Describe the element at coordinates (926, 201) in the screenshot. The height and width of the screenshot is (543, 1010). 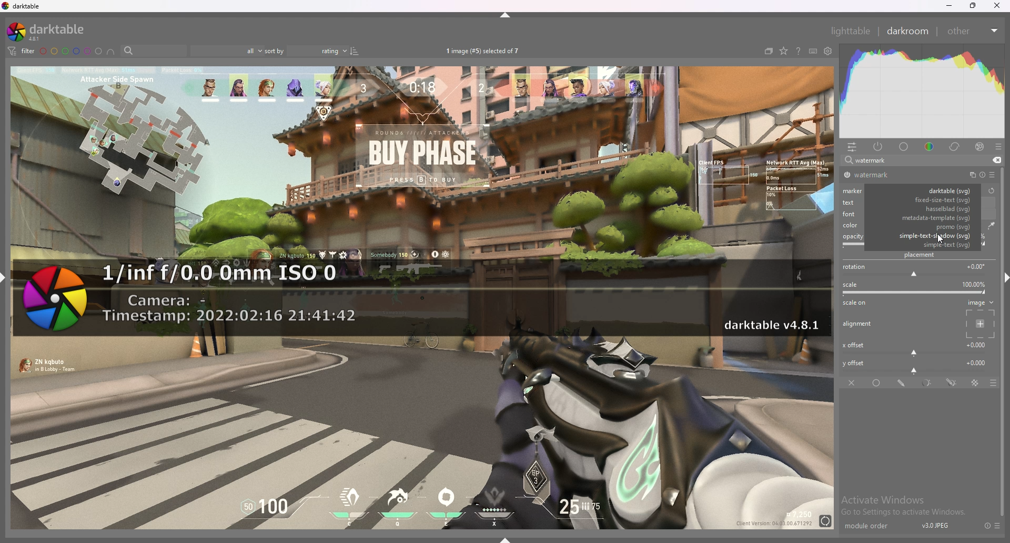
I see `fixed size text svg` at that location.